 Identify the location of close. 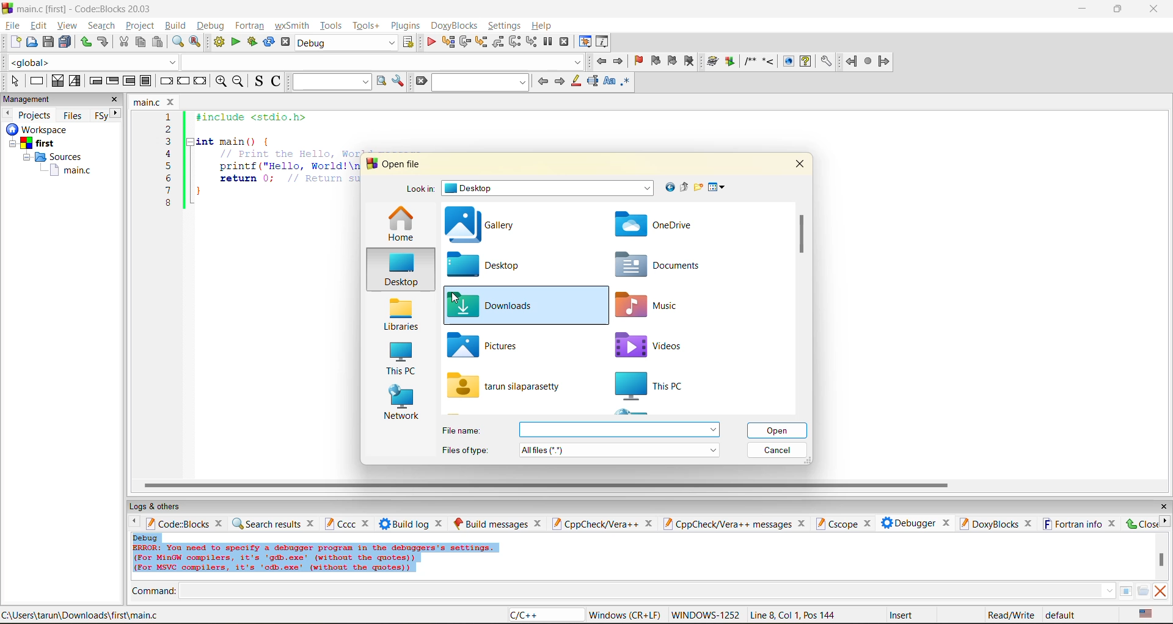
(1141, 523).